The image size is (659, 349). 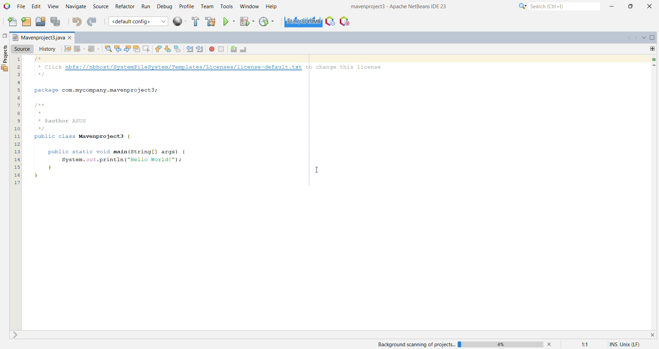 What do you see at coordinates (245, 50) in the screenshot?
I see `Uncomment` at bounding box center [245, 50].